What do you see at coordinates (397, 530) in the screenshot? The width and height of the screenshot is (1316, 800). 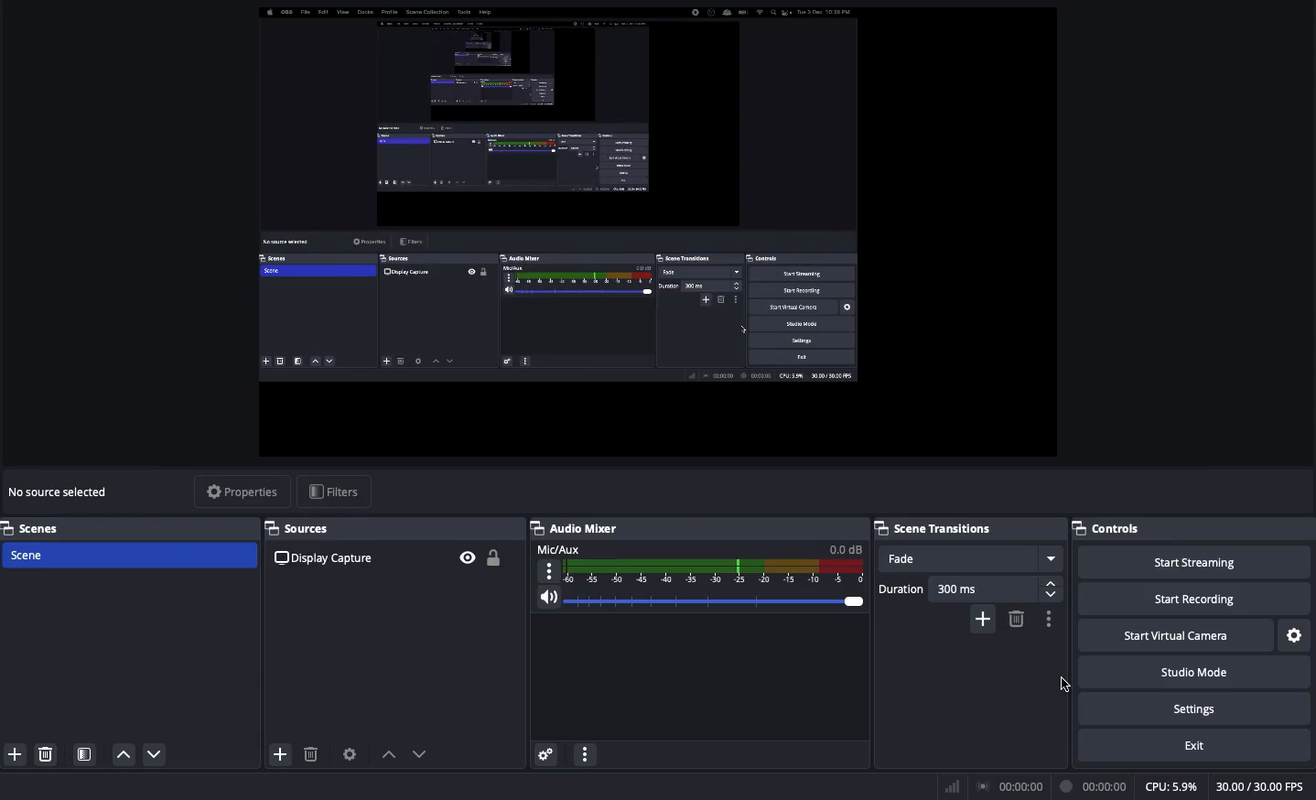 I see `Sources` at bounding box center [397, 530].